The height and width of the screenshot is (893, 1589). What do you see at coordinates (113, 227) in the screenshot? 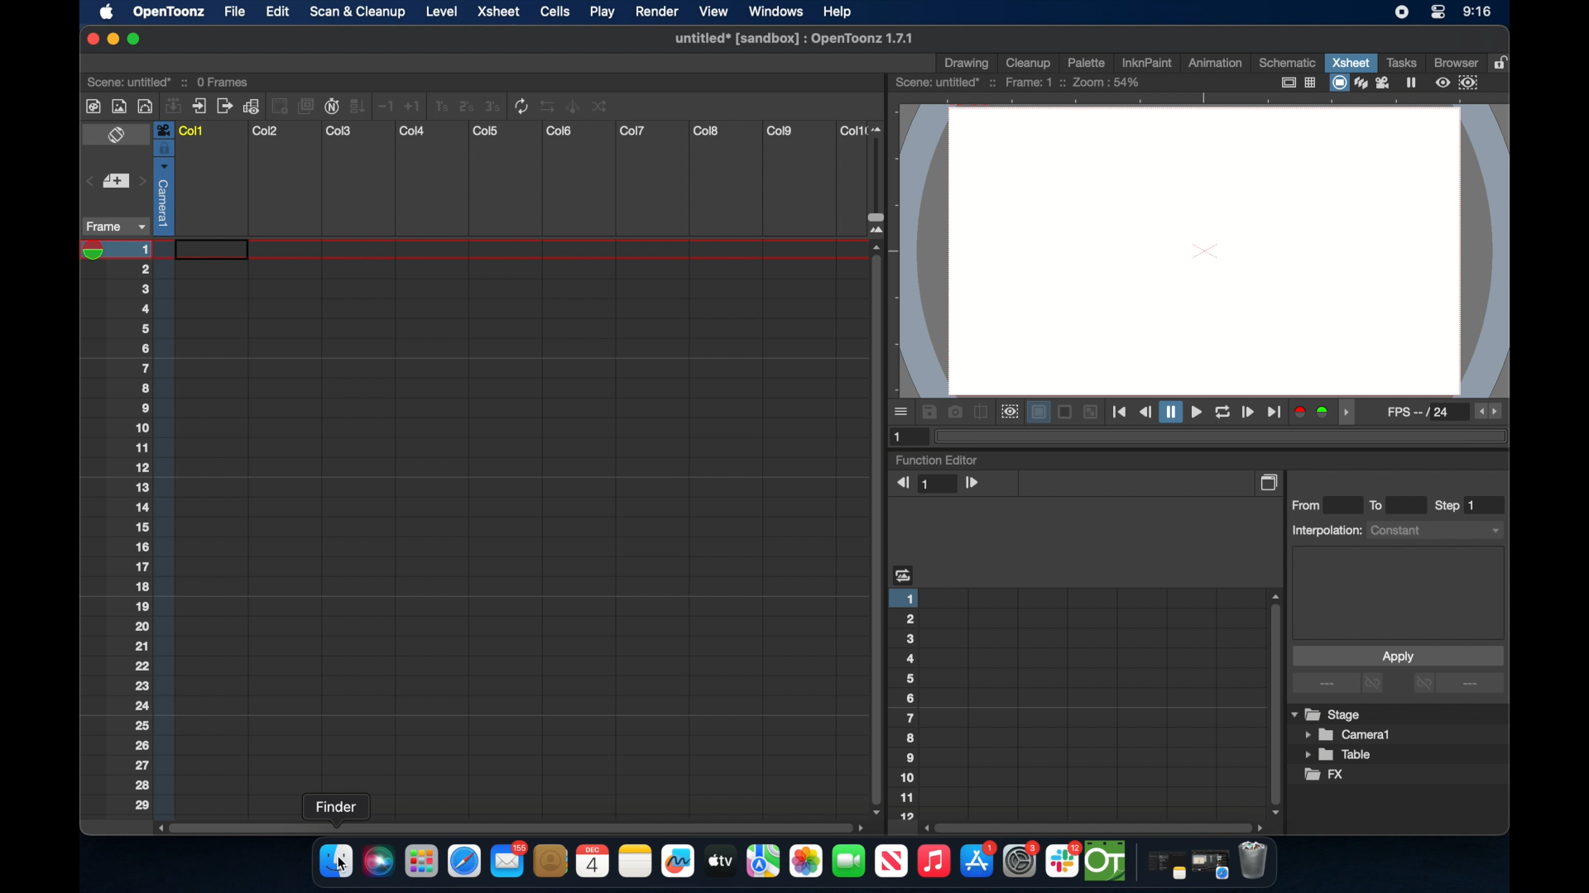
I see `frame` at bounding box center [113, 227].